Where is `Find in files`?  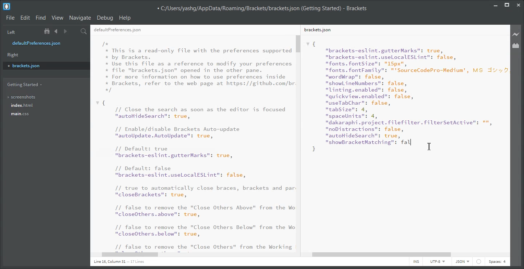 Find in files is located at coordinates (84, 31).